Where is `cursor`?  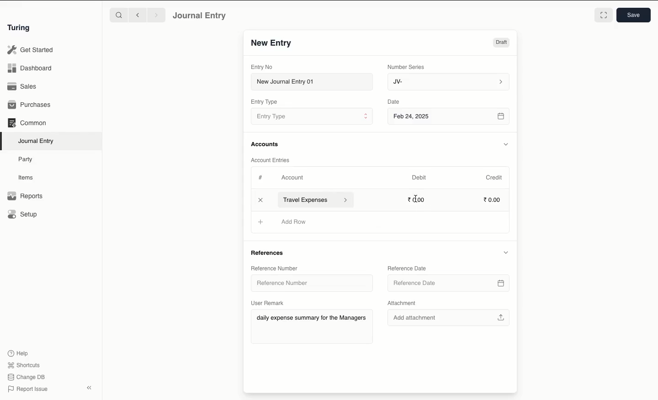
cursor is located at coordinates (415, 200).